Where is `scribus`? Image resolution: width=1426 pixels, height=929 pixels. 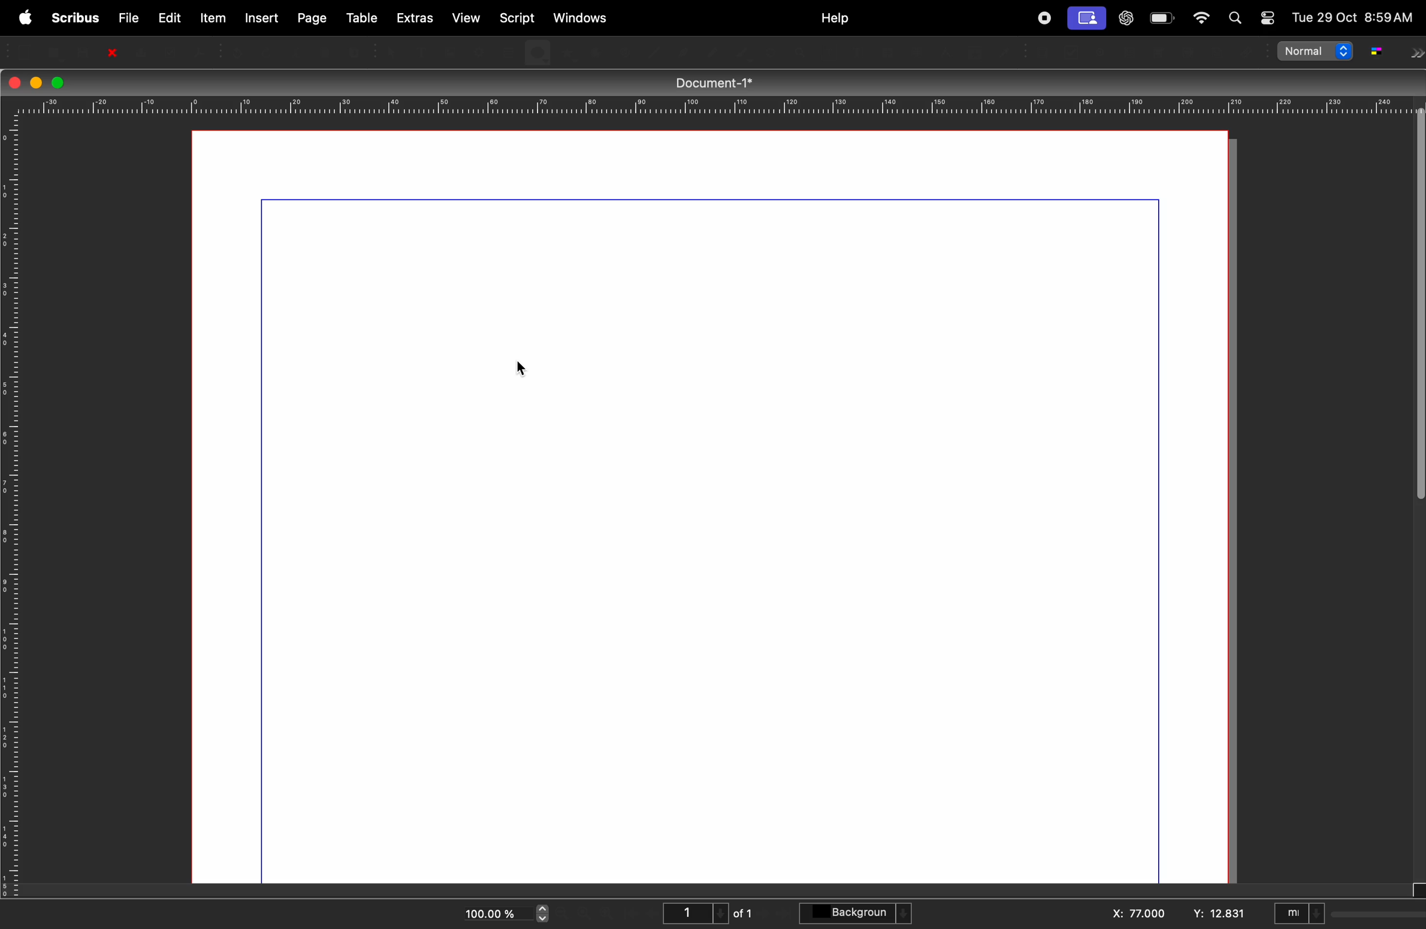
scribus is located at coordinates (72, 18).